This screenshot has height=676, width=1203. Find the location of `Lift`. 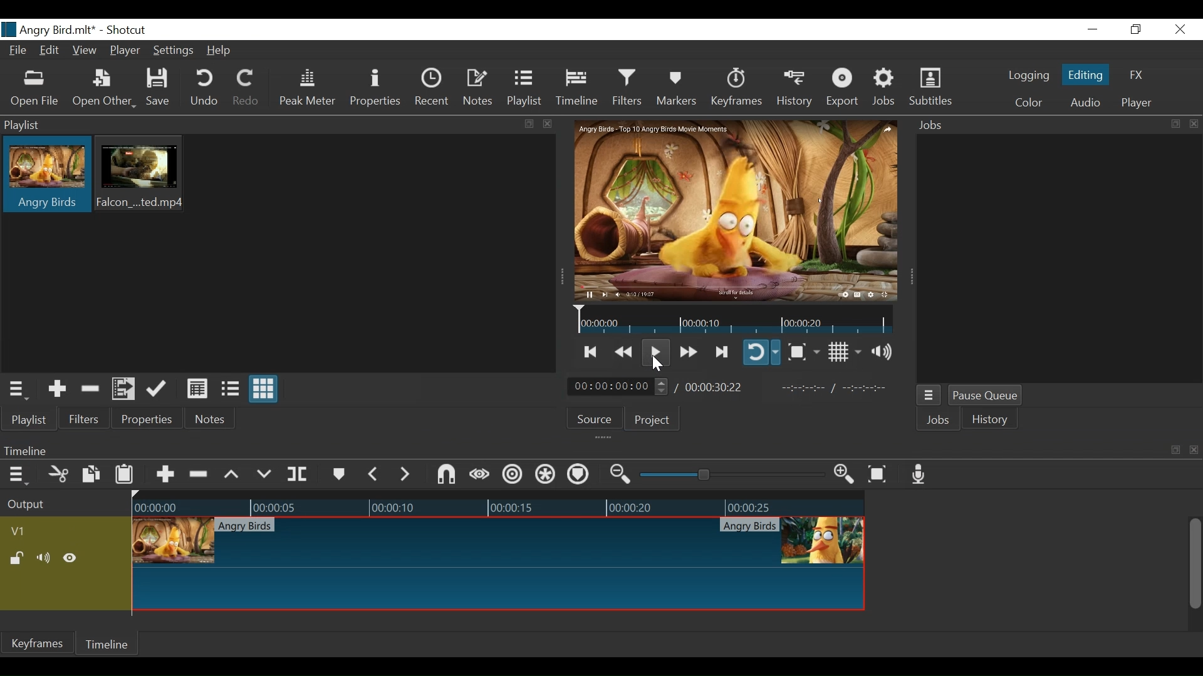

Lift is located at coordinates (232, 474).